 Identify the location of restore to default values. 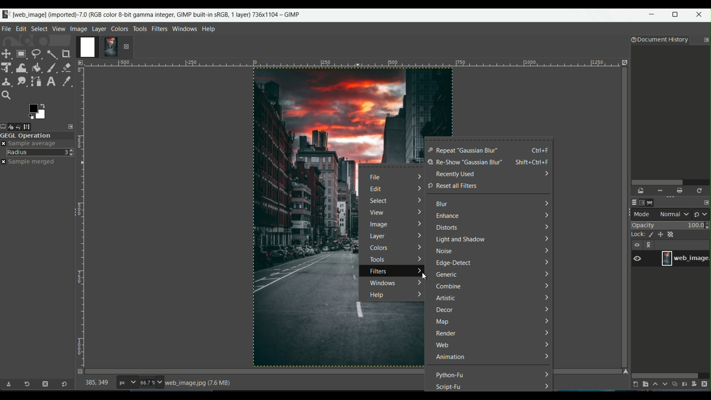
(63, 385).